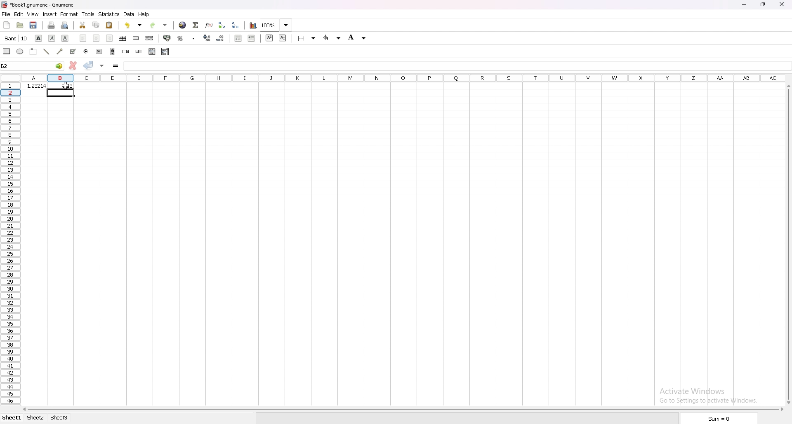  I want to click on superscript, so click(270, 38).